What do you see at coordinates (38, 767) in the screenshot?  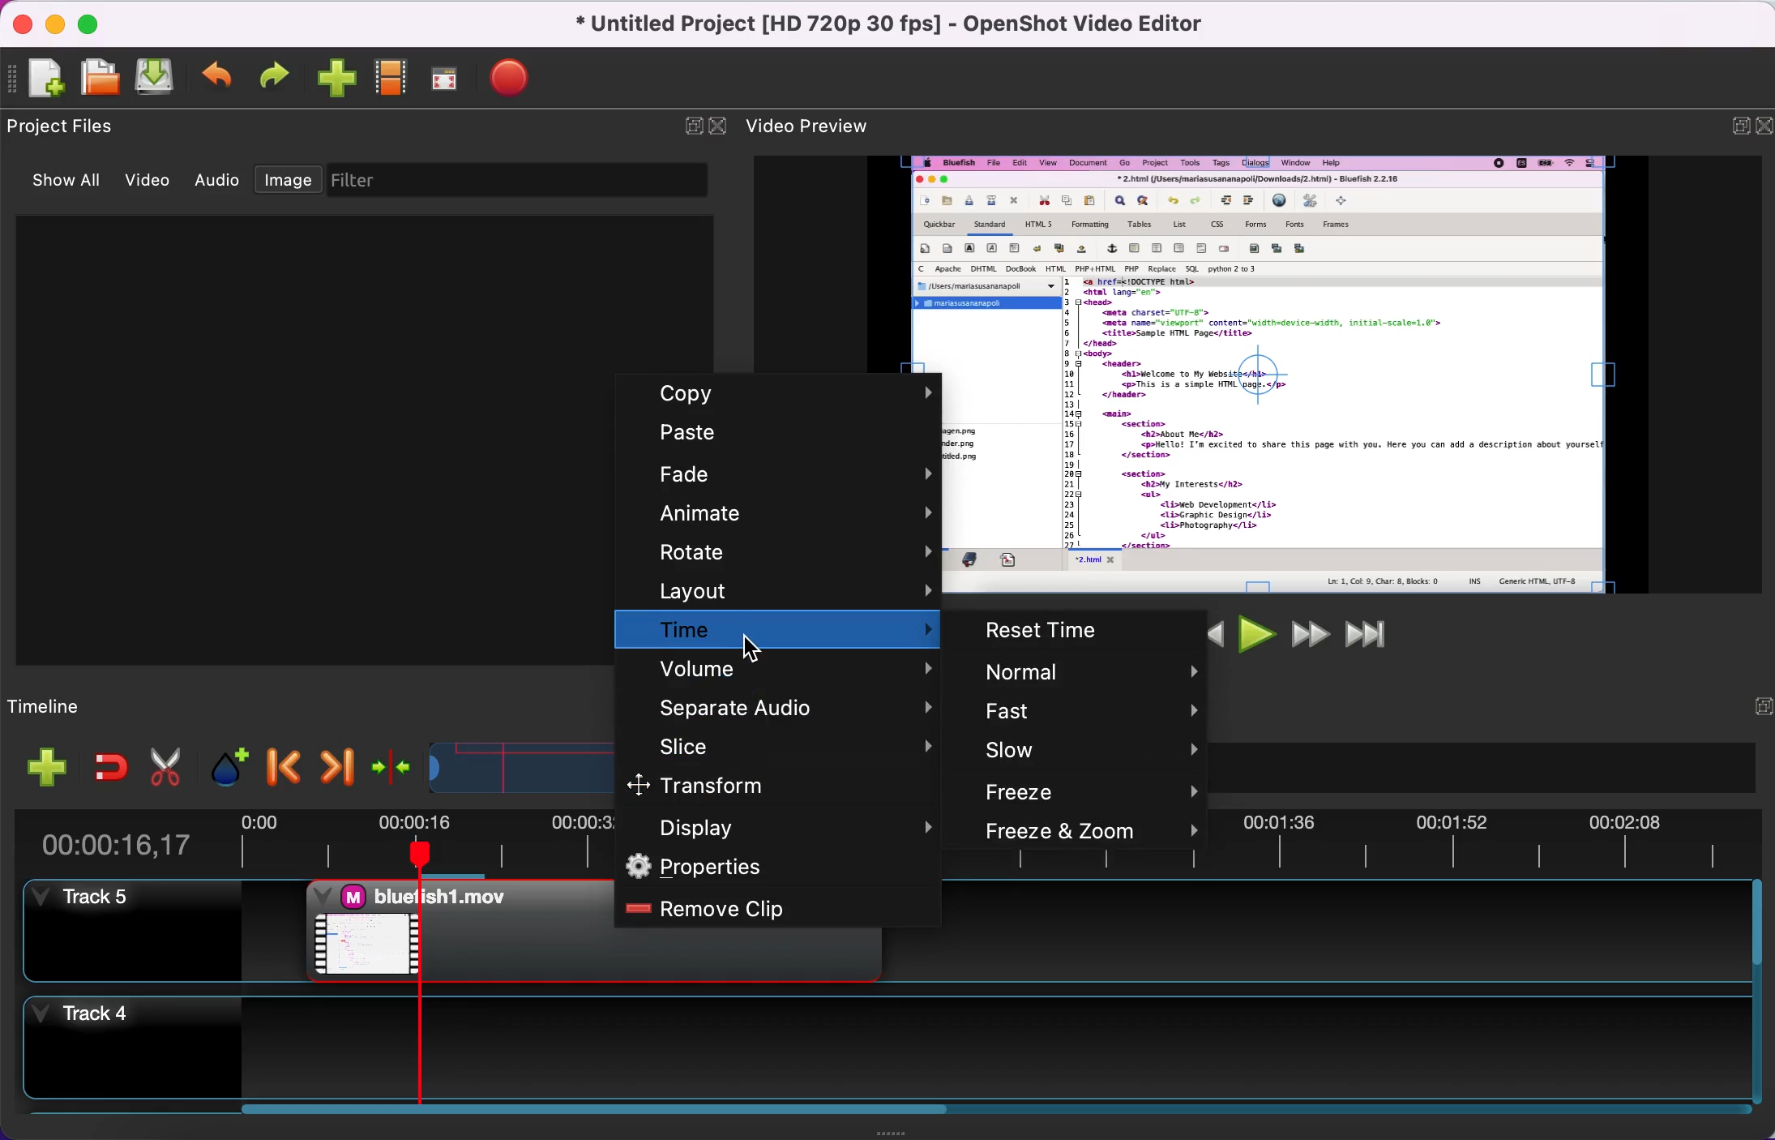 I see `add file` at bounding box center [38, 767].